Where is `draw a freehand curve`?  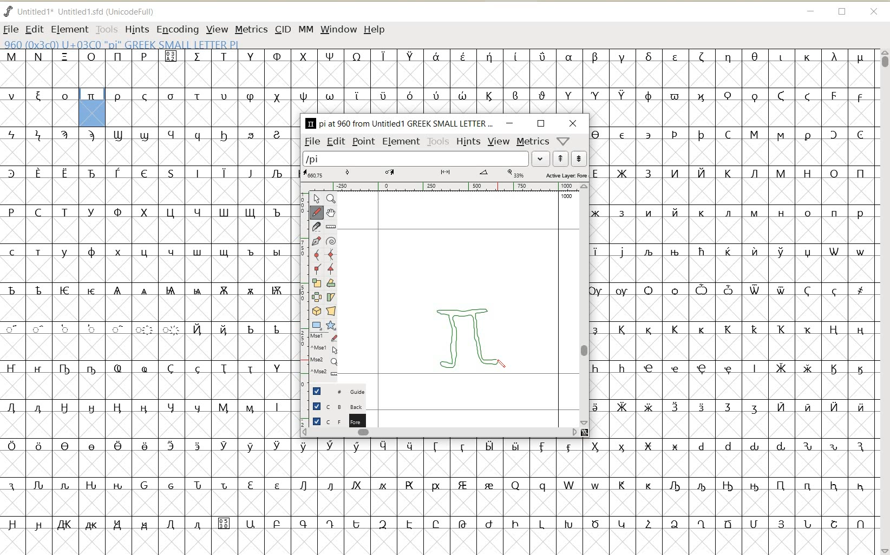
draw a freehand curve is located at coordinates (315, 212).